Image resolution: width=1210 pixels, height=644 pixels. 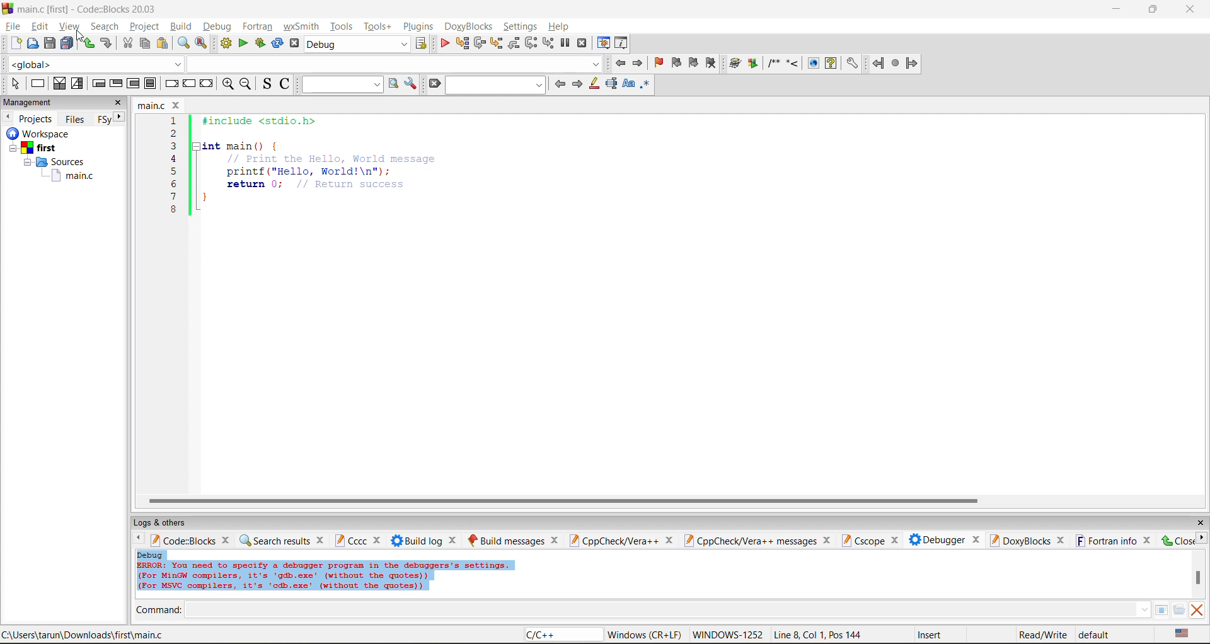 I want to click on Run doxywizard, so click(x=734, y=64).